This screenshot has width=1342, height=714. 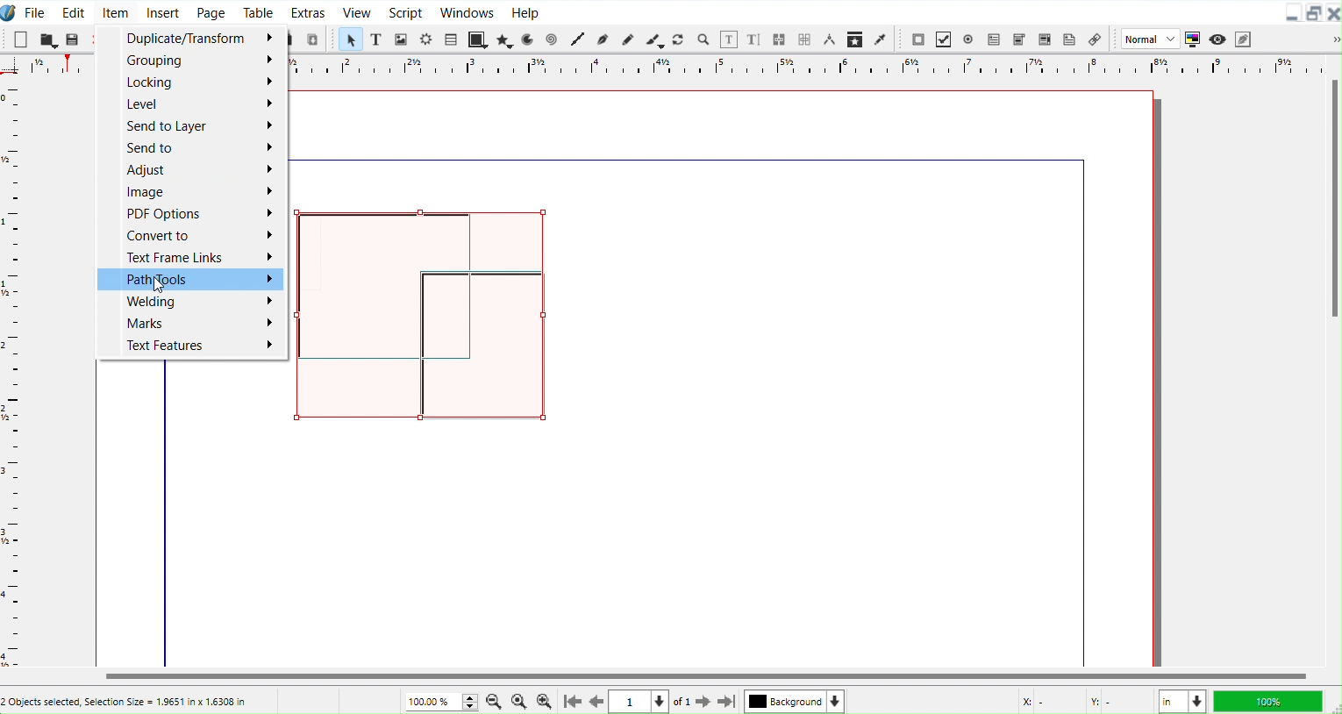 What do you see at coordinates (857, 39) in the screenshot?
I see `Copy Item Properties` at bounding box center [857, 39].